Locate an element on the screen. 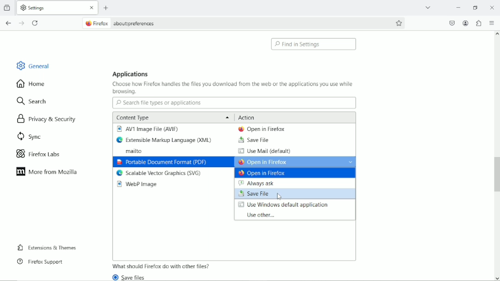 This screenshot has width=500, height=281. Extensible Markup Language is located at coordinates (166, 140).